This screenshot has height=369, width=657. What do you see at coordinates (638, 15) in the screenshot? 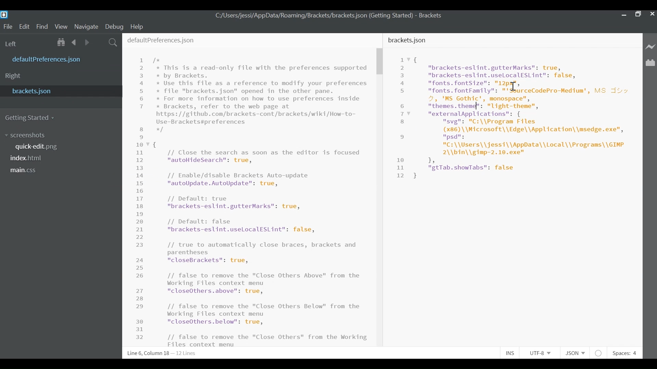
I see `Maximize` at bounding box center [638, 15].